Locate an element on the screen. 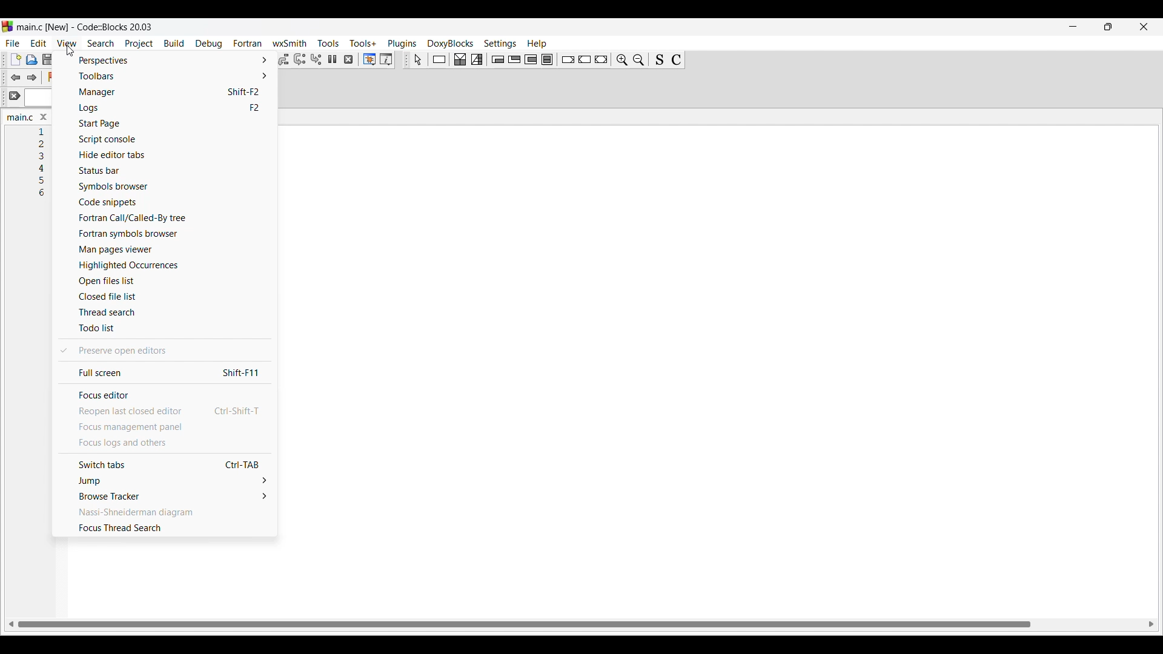  Horizontal slide bar is located at coordinates (581, 624).